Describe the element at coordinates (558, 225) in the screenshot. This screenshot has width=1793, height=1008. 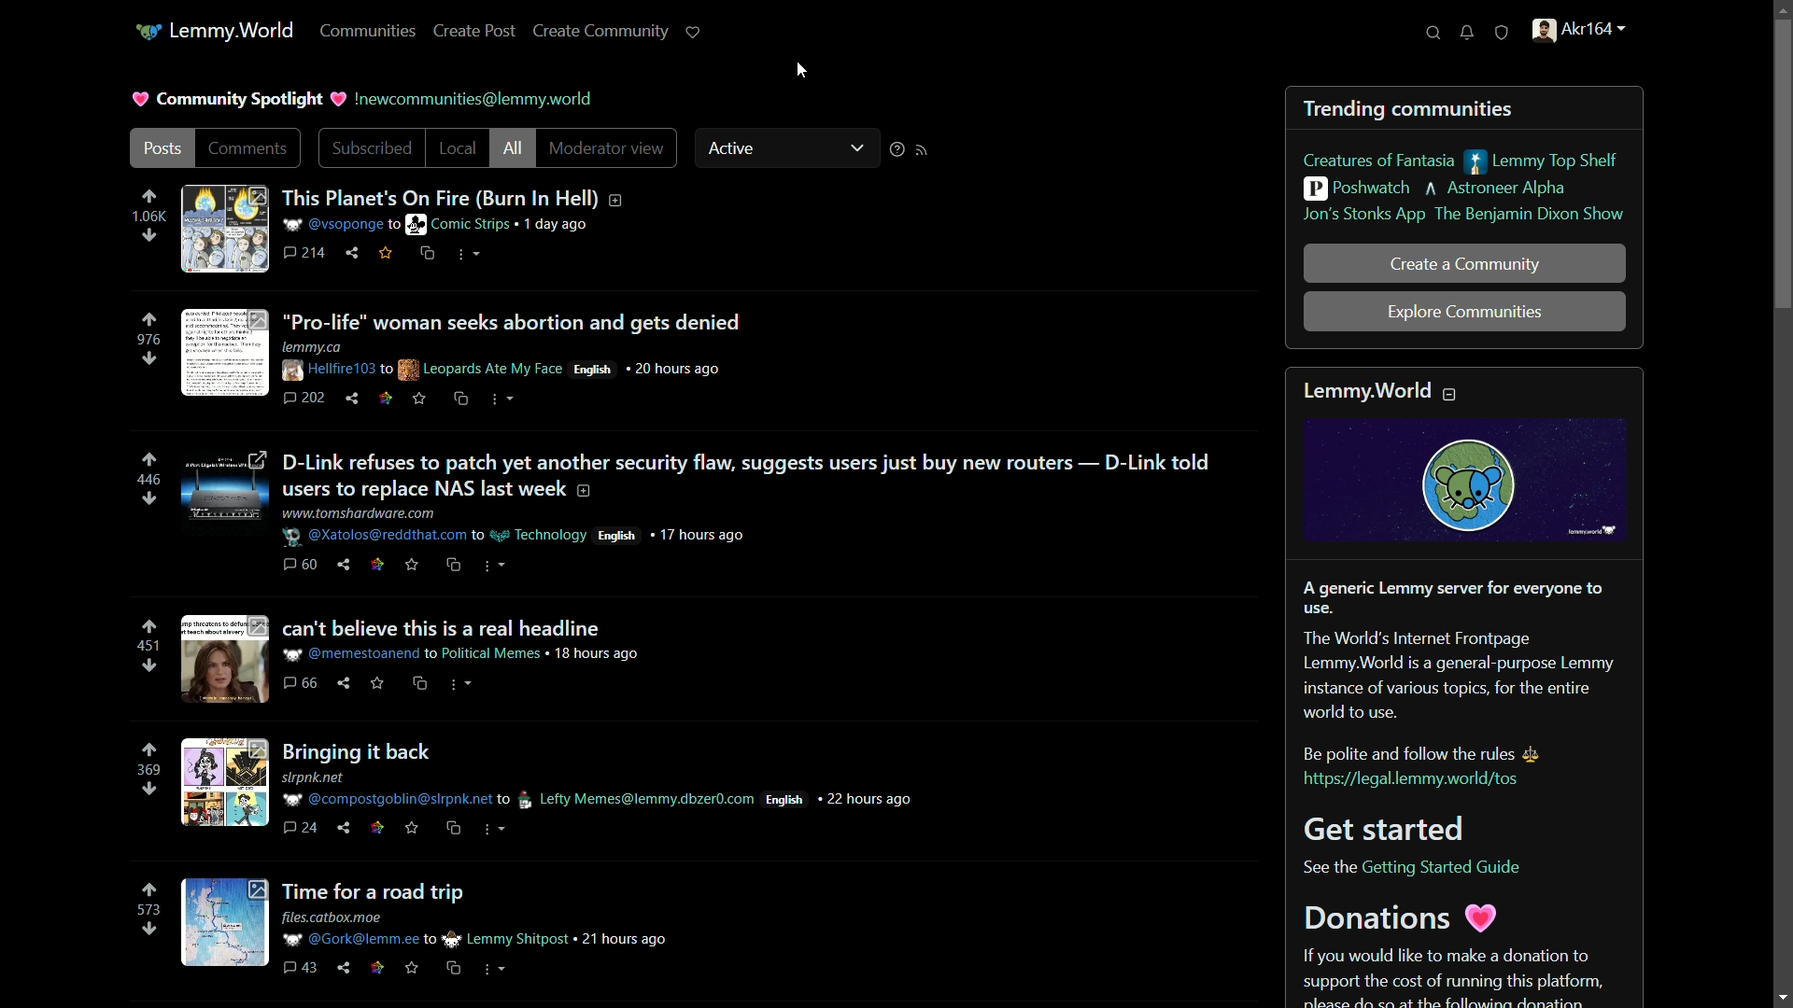
I see `1 day ago` at that location.